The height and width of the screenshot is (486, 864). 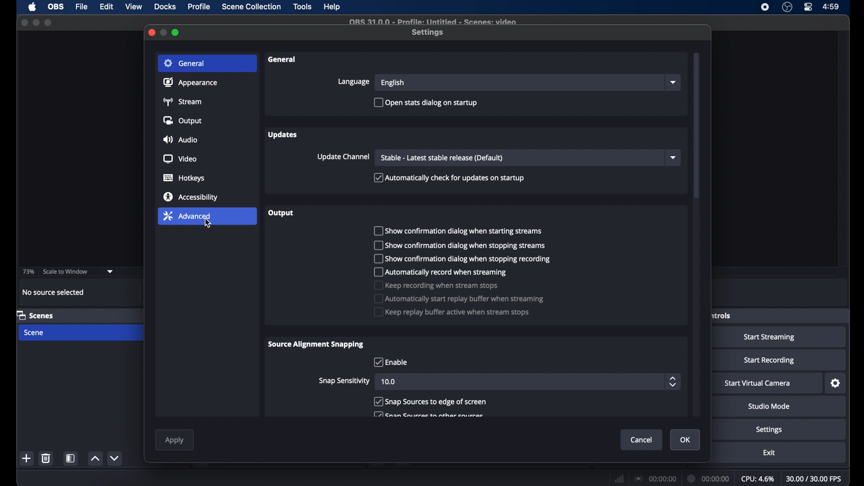 I want to click on start recording, so click(x=769, y=360).